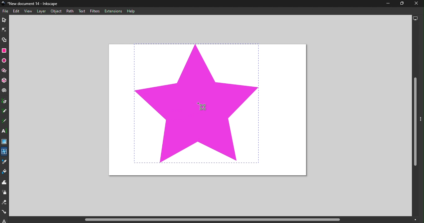  Describe the element at coordinates (4, 51) in the screenshot. I see `Rectangle tool` at that location.